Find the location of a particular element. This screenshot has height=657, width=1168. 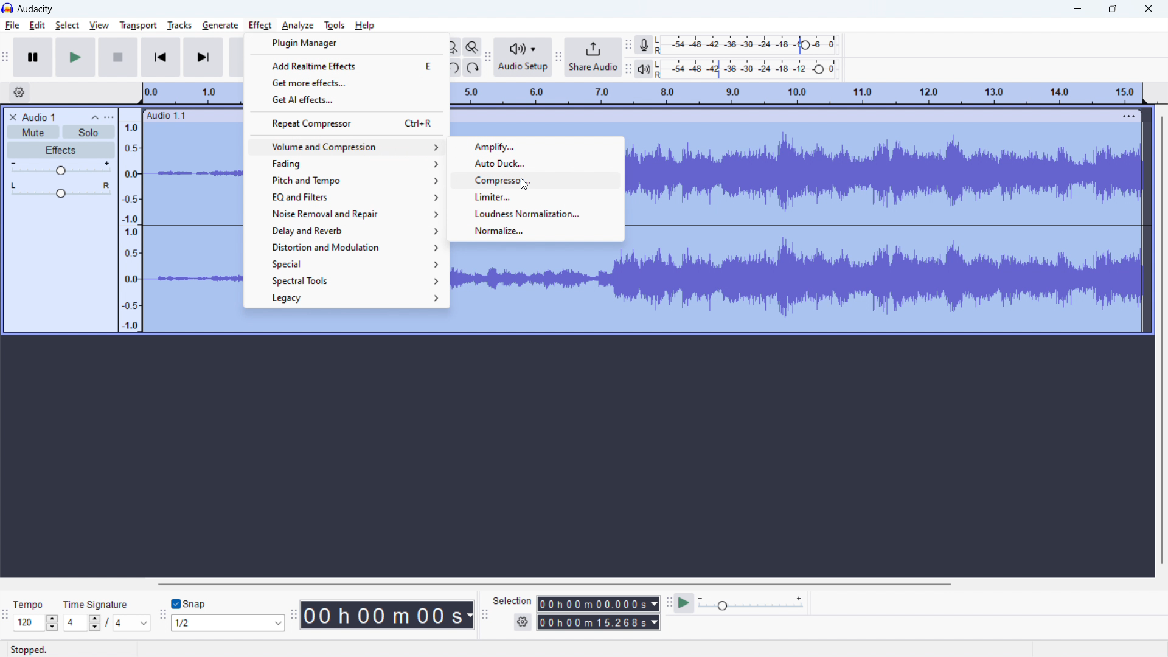

delay and reverb is located at coordinates (344, 230).